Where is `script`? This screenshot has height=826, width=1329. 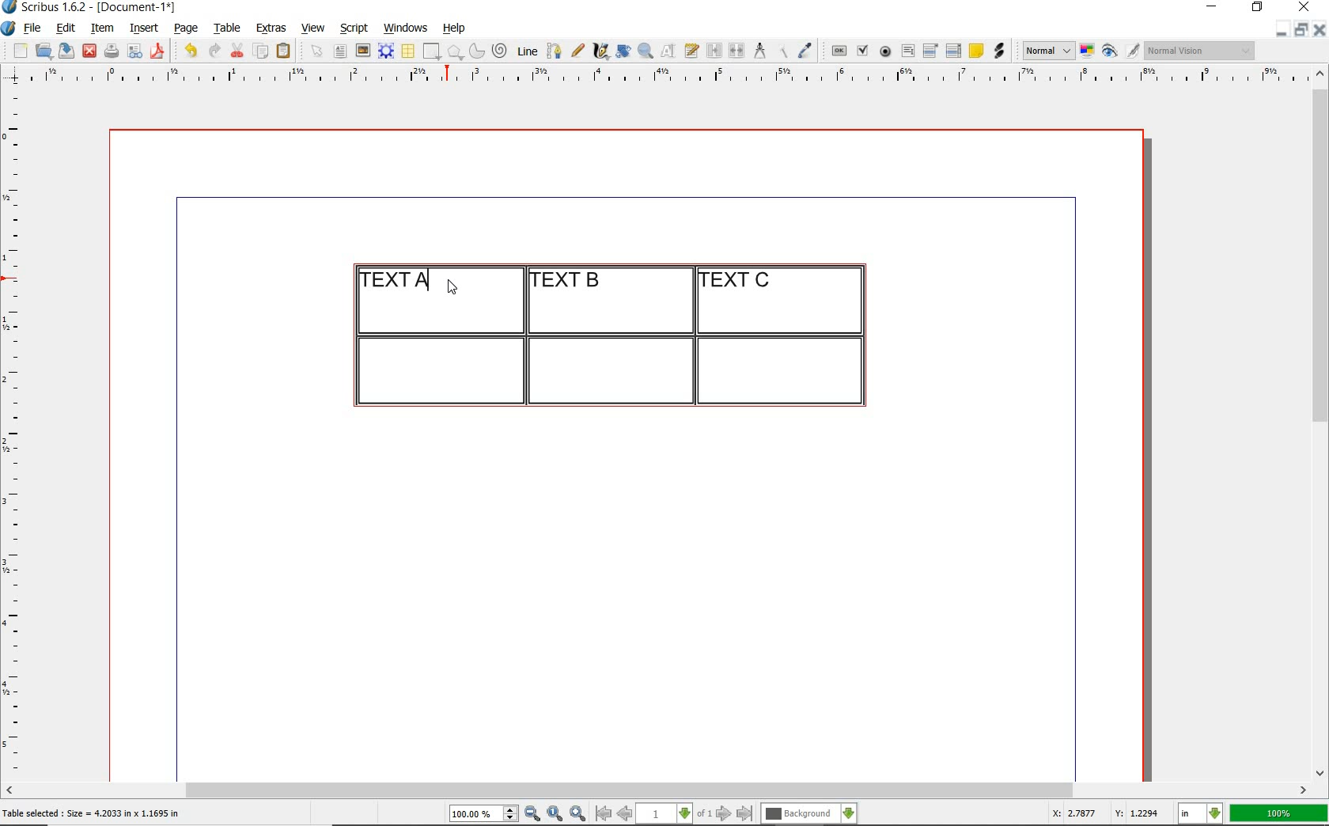
script is located at coordinates (354, 28).